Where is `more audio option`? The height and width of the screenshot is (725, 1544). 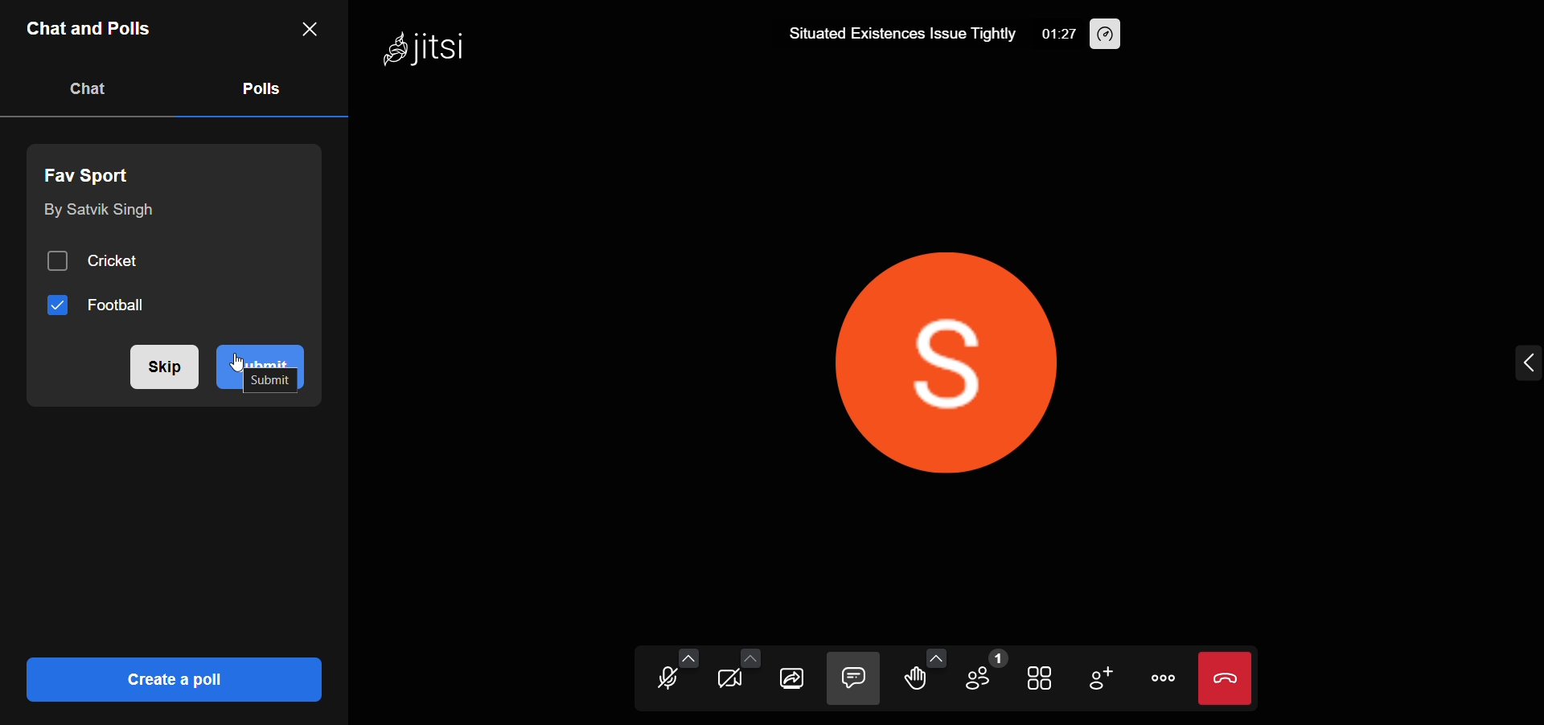
more audio option is located at coordinates (685, 656).